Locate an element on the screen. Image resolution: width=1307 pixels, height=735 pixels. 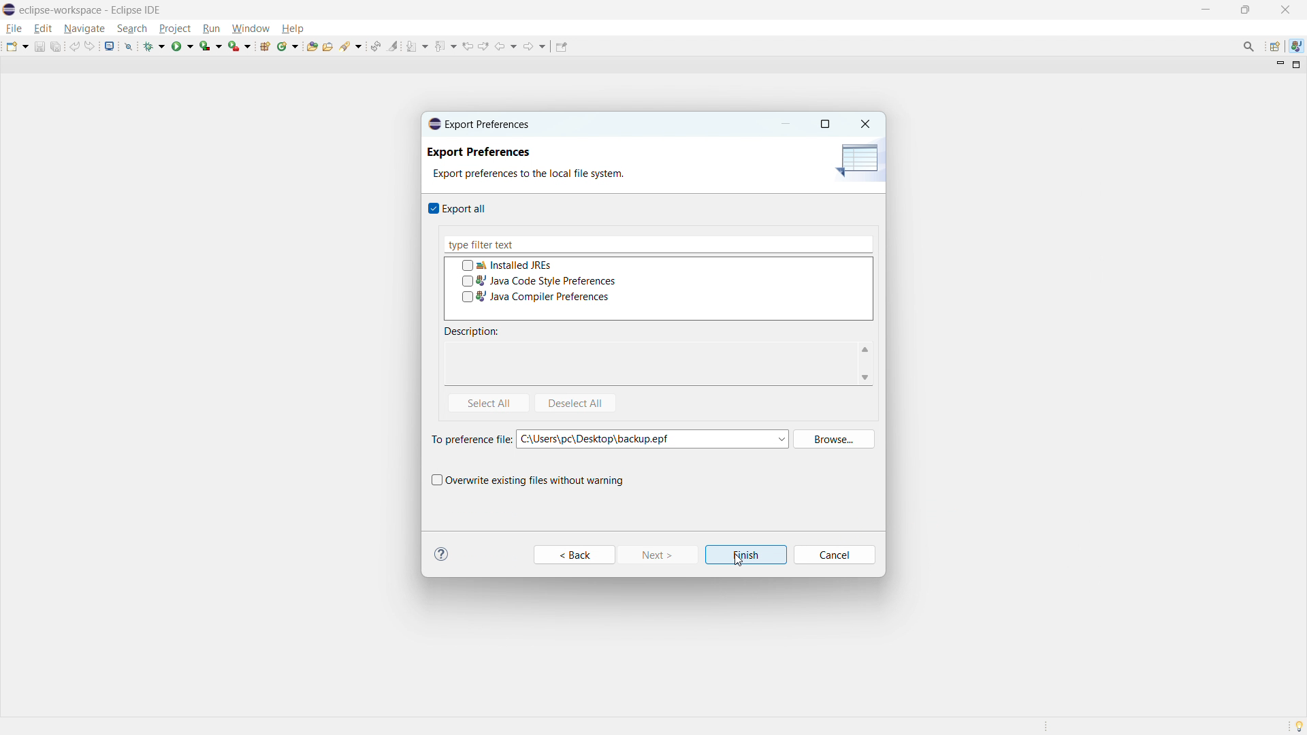
Back is located at coordinates (572, 555).